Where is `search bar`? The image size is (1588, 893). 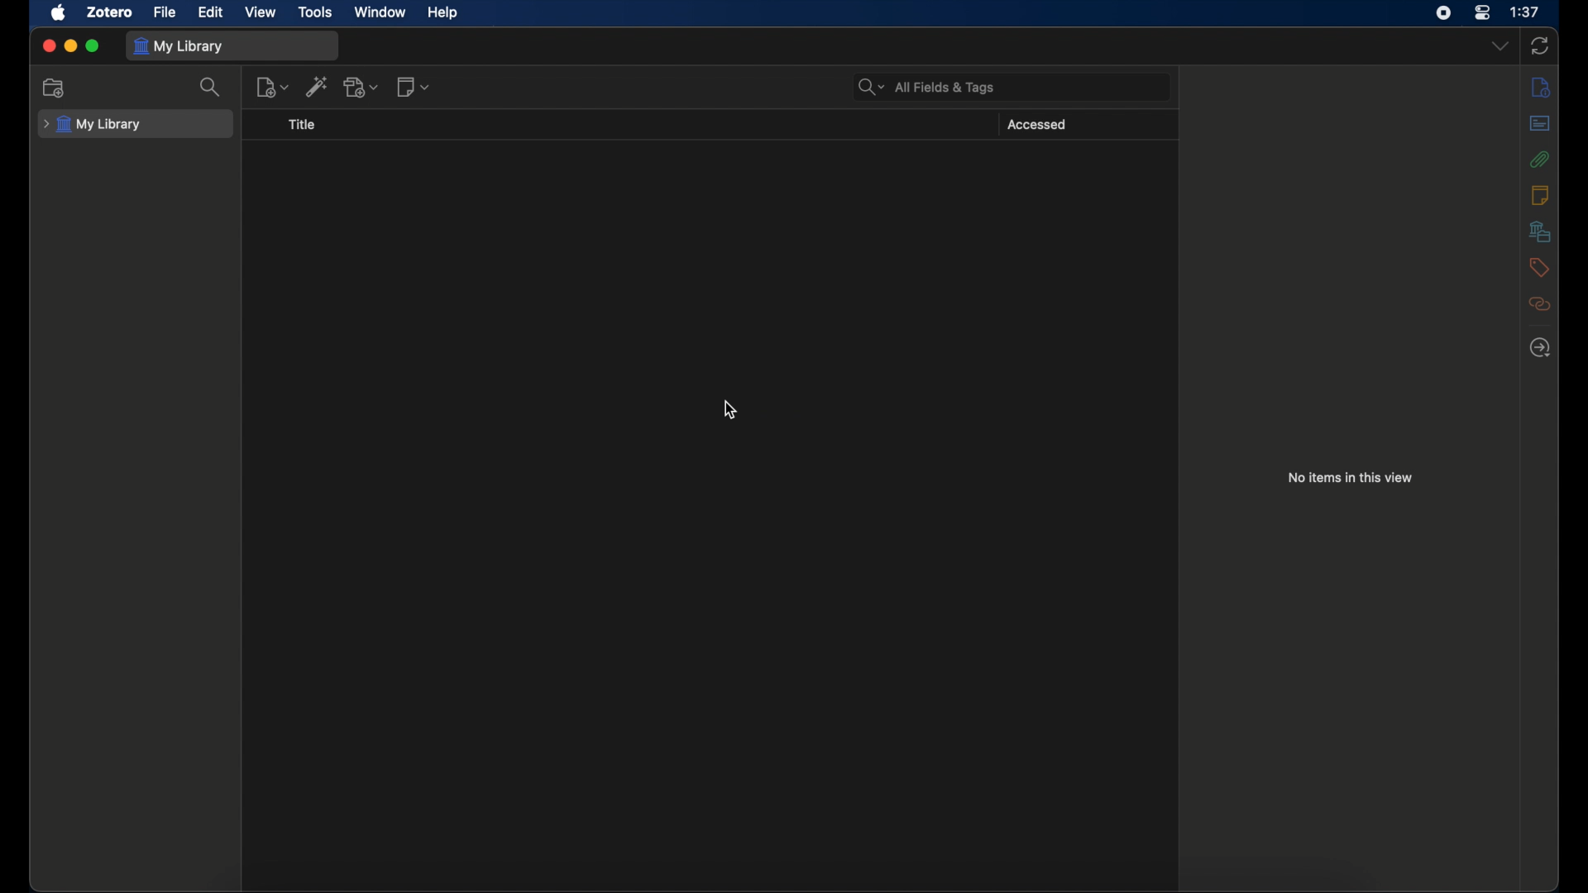 search bar is located at coordinates (925, 87).